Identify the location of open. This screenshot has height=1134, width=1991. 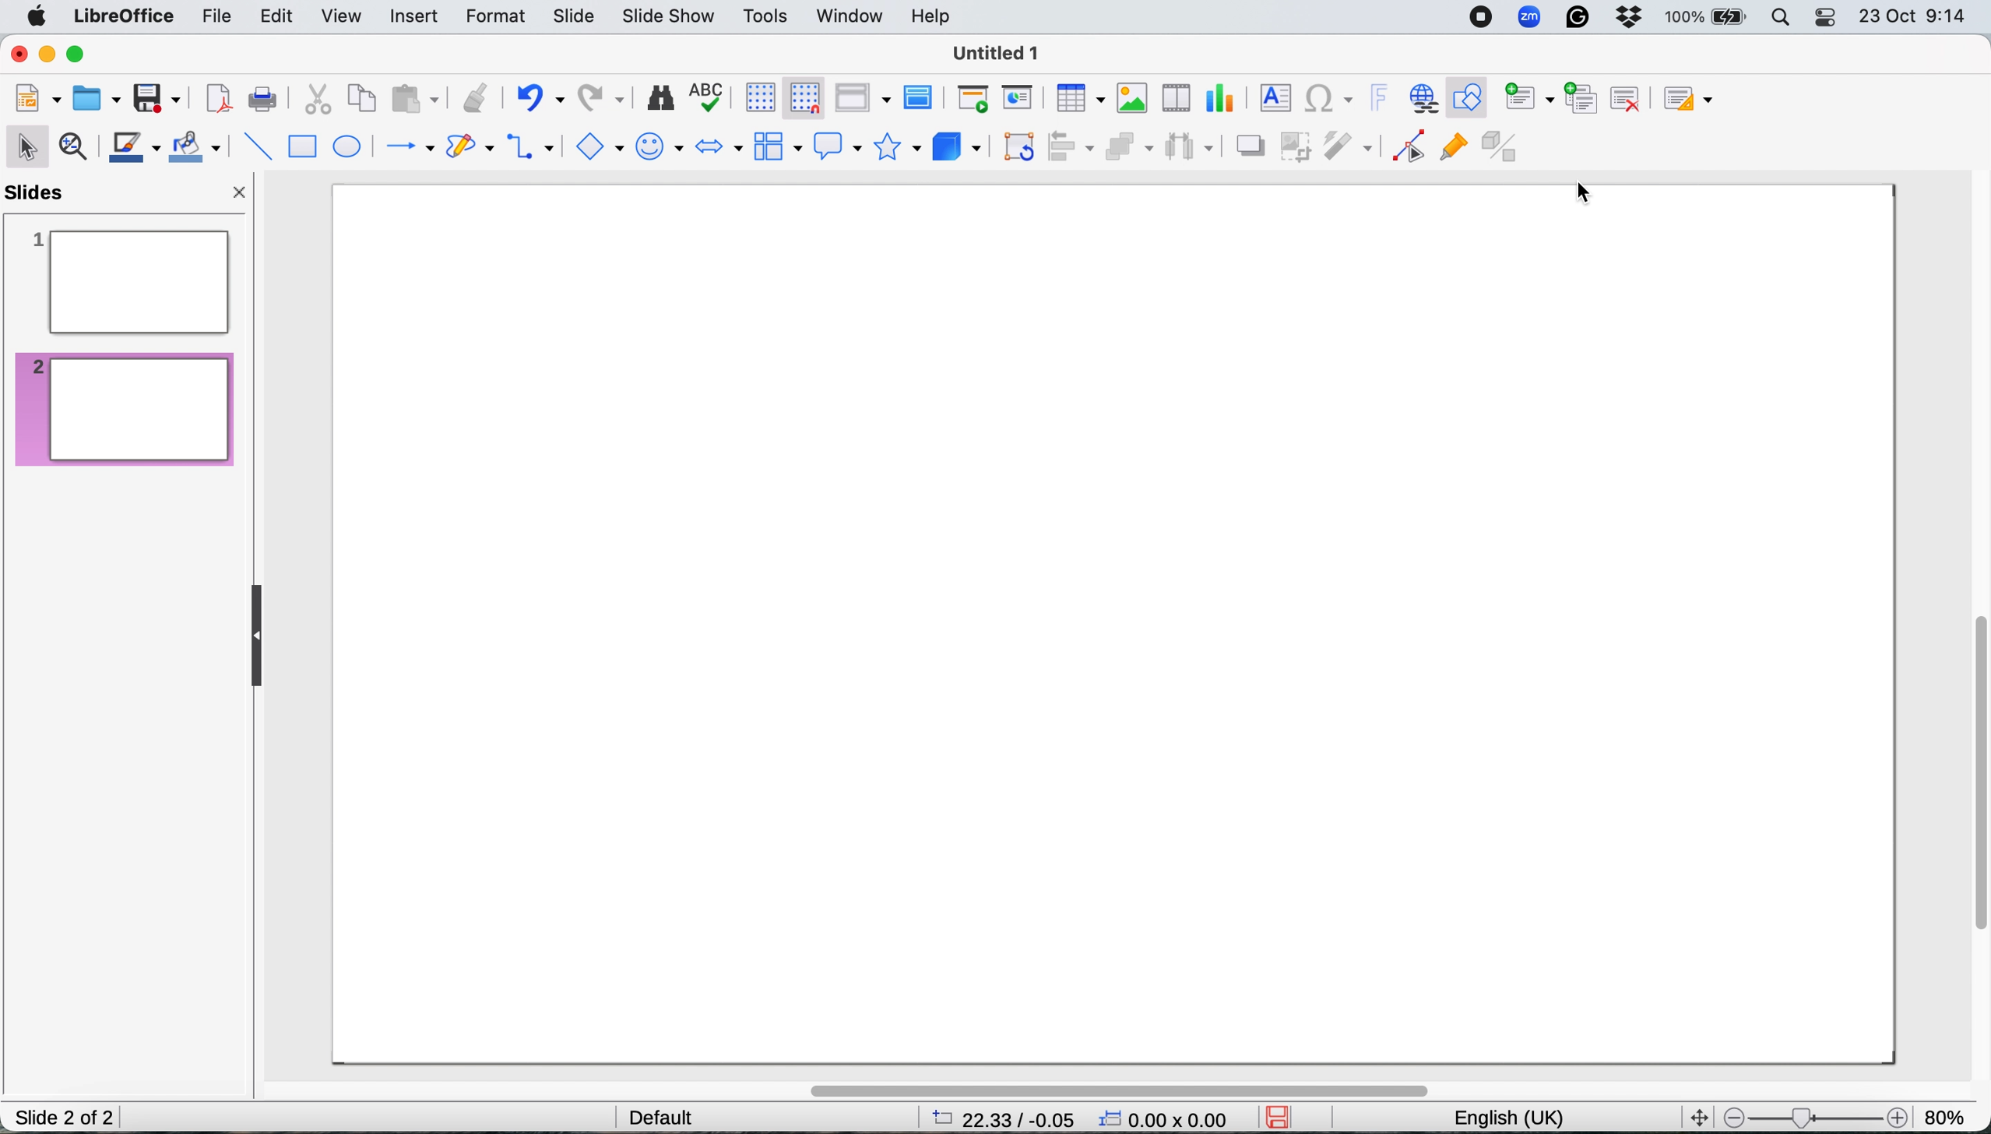
(97, 100).